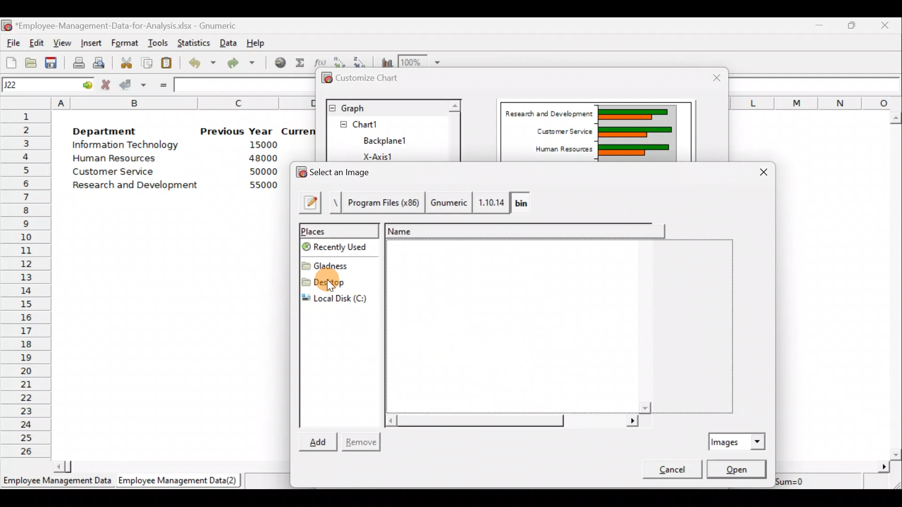  What do you see at coordinates (107, 85) in the screenshot?
I see `Cancel change` at bounding box center [107, 85].